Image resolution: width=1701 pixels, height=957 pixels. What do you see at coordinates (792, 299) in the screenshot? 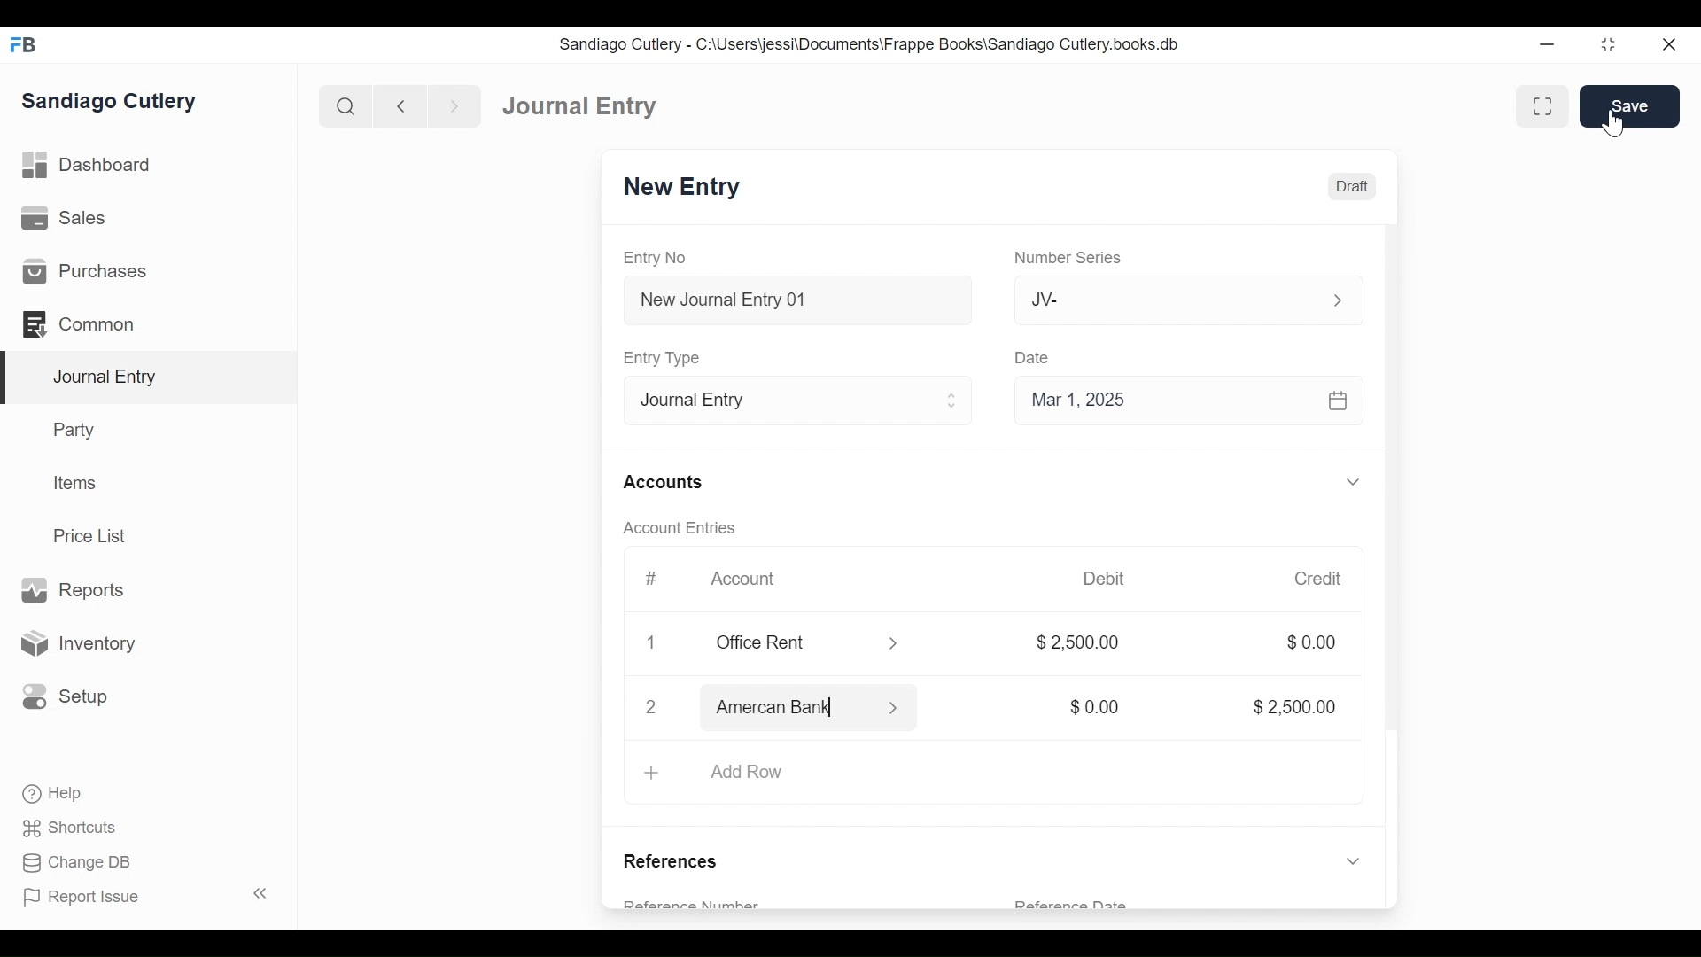
I see `New Journal Entry 01` at bounding box center [792, 299].